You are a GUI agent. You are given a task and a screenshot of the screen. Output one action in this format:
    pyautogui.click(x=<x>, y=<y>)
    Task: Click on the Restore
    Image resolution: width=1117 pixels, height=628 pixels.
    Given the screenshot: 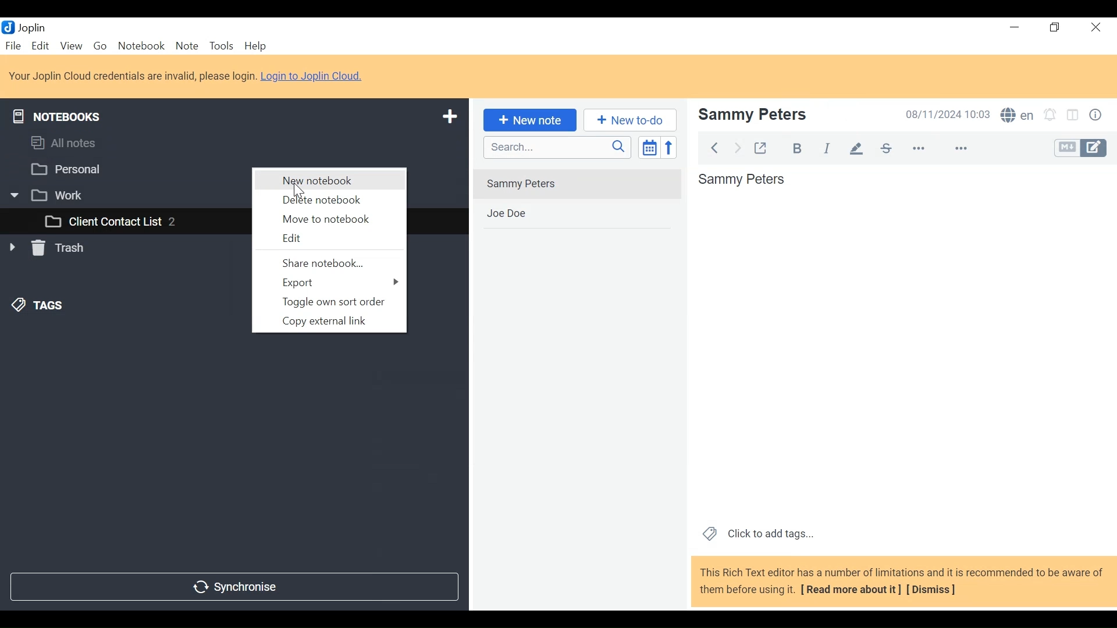 What is the action you would take?
    pyautogui.click(x=1056, y=27)
    